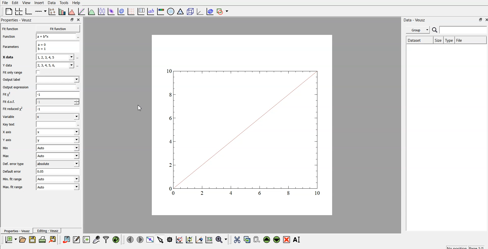  Describe the element at coordinates (12, 147) in the screenshot. I see `Min` at that location.